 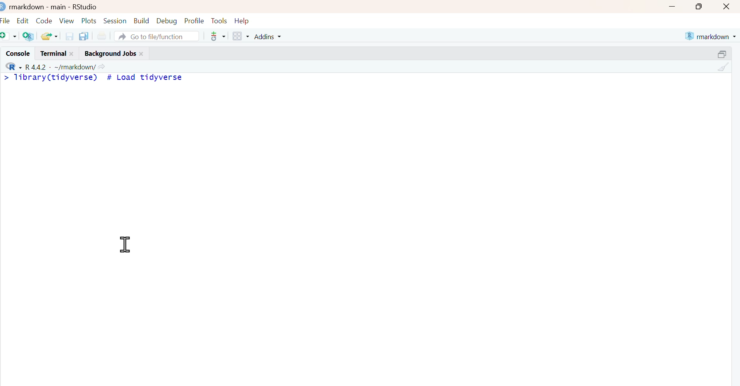 I want to click on workspace panes, so click(x=241, y=36).